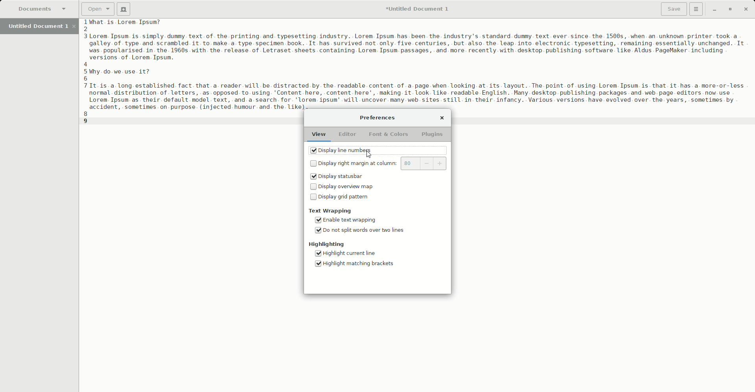  What do you see at coordinates (354, 221) in the screenshot?
I see `Enable text wrapping` at bounding box center [354, 221].